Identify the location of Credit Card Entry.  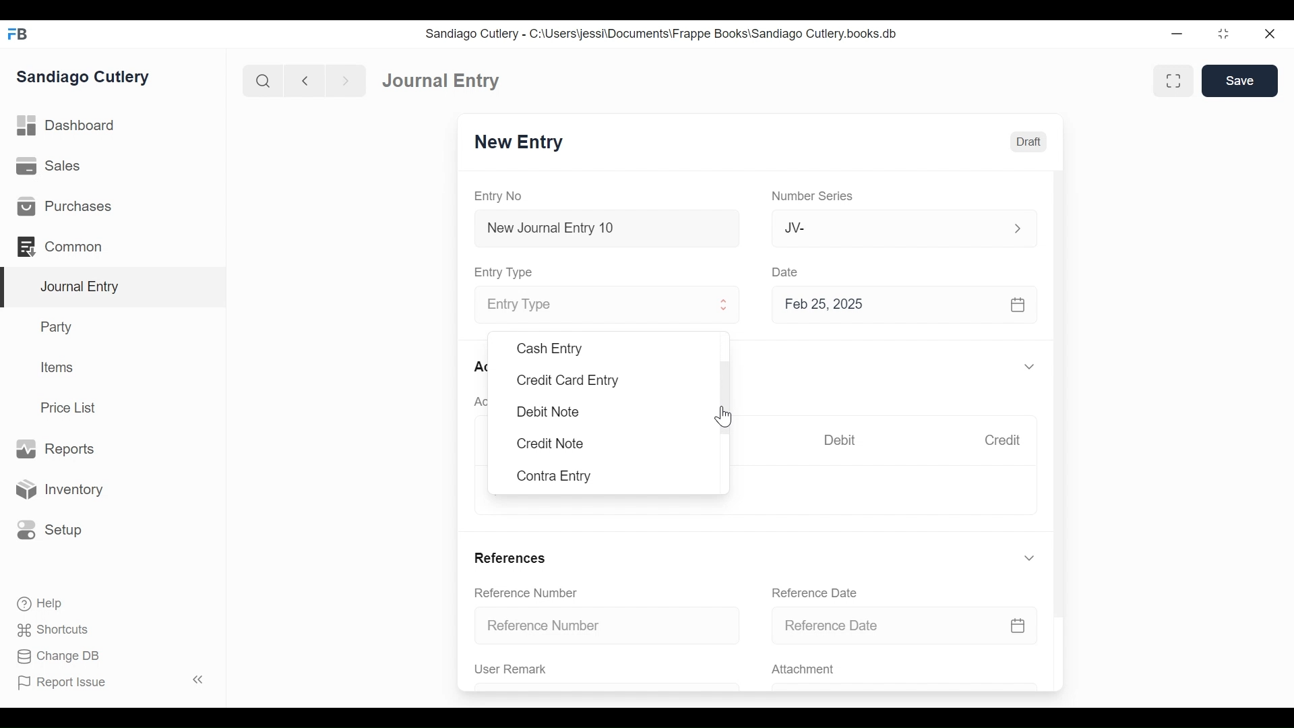
(567, 380).